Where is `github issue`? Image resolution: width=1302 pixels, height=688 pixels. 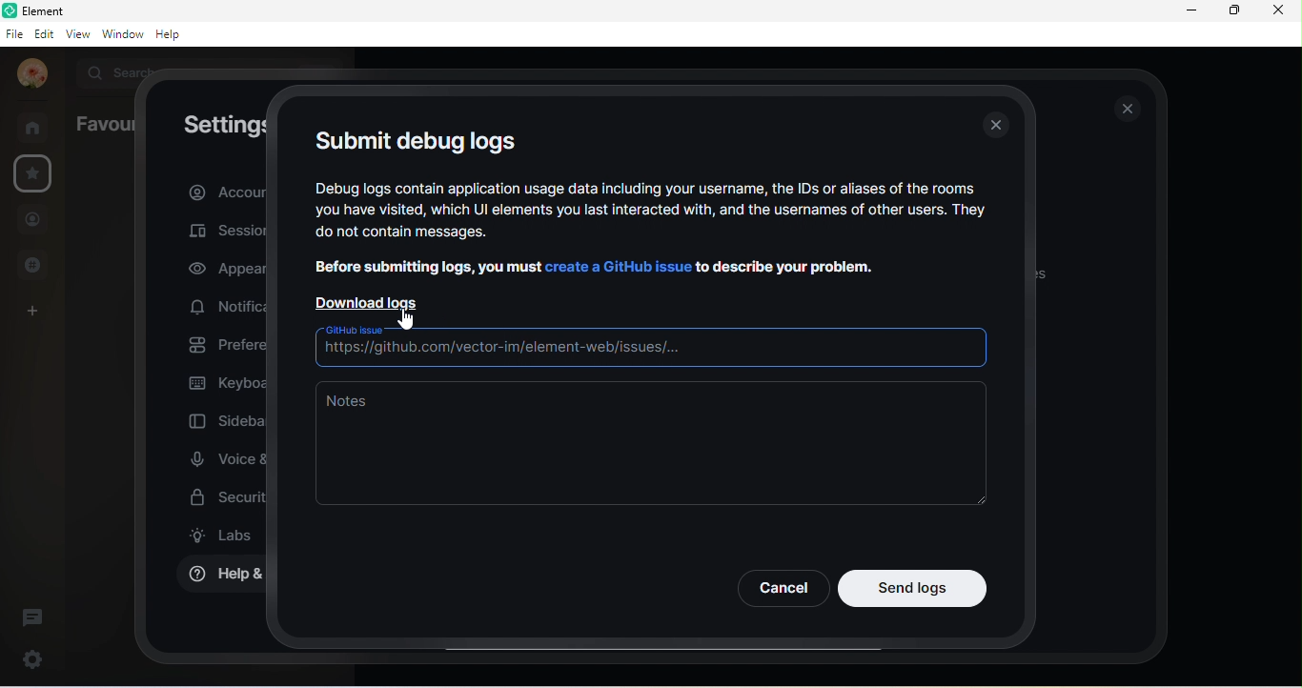 github issue is located at coordinates (352, 331).